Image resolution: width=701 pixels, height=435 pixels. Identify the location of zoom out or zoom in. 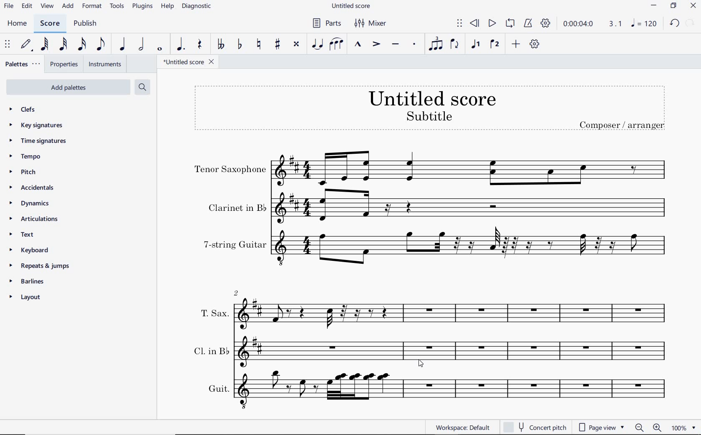
(649, 427).